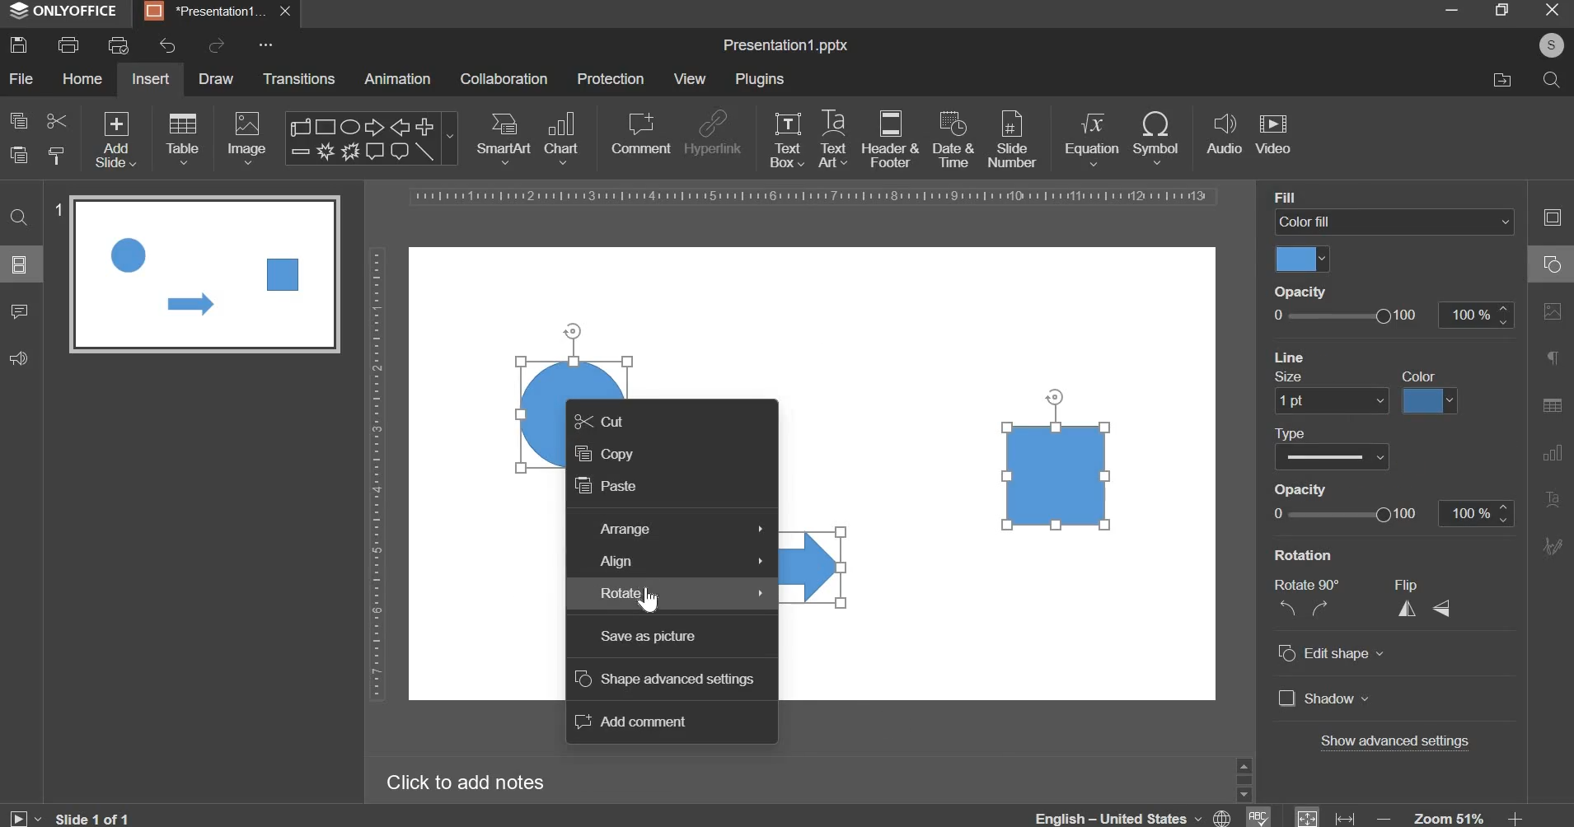  I want to click on Slide1 of 1, so click(94, 818).